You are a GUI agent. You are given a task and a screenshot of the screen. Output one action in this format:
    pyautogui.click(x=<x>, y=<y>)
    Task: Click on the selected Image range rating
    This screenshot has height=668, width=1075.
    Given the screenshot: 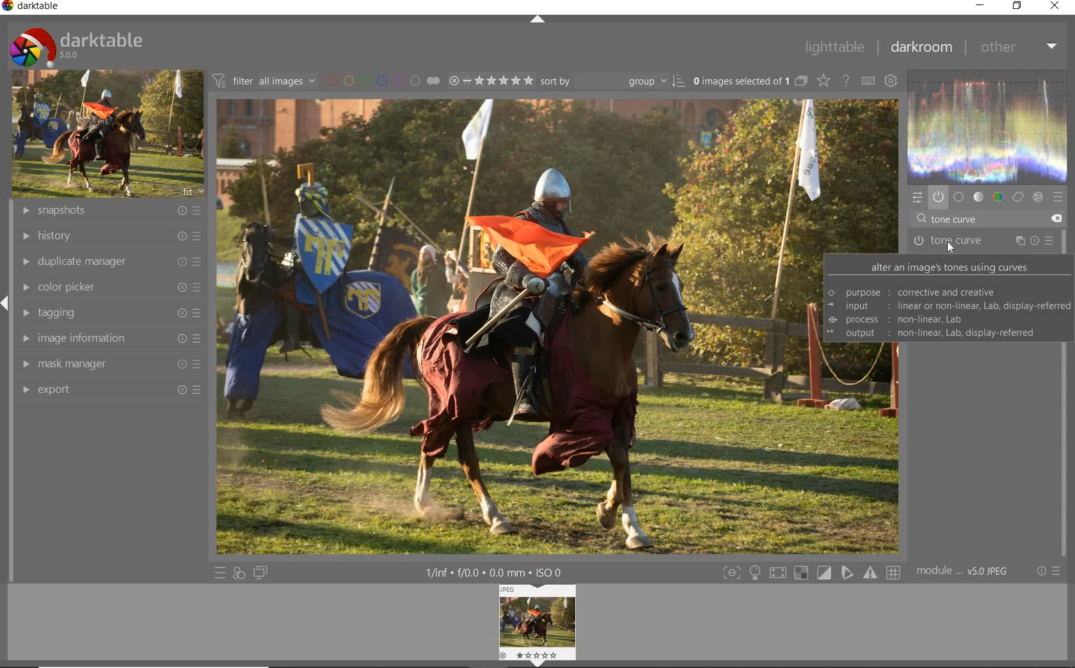 What is the action you would take?
    pyautogui.click(x=490, y=81)
    